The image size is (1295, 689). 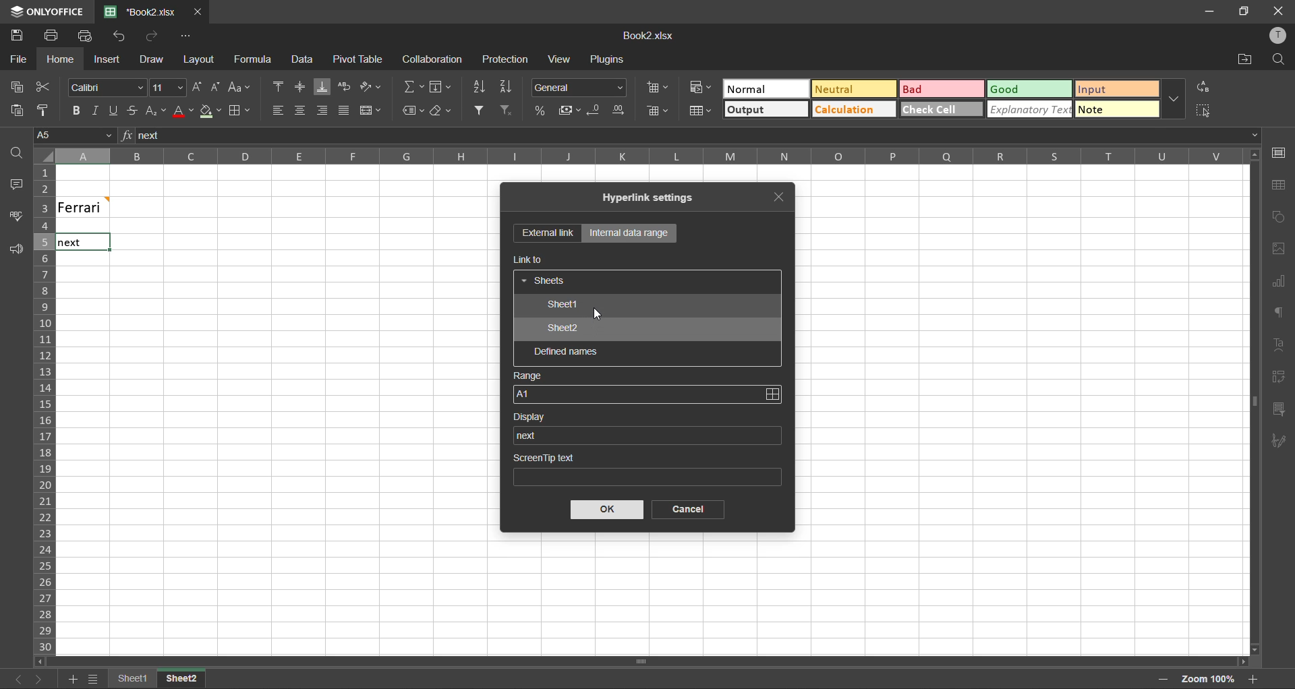 What do you see at coordinates (1242, 11) in the screenshot?
I see `maximize` at bounding box center [1242, 11].